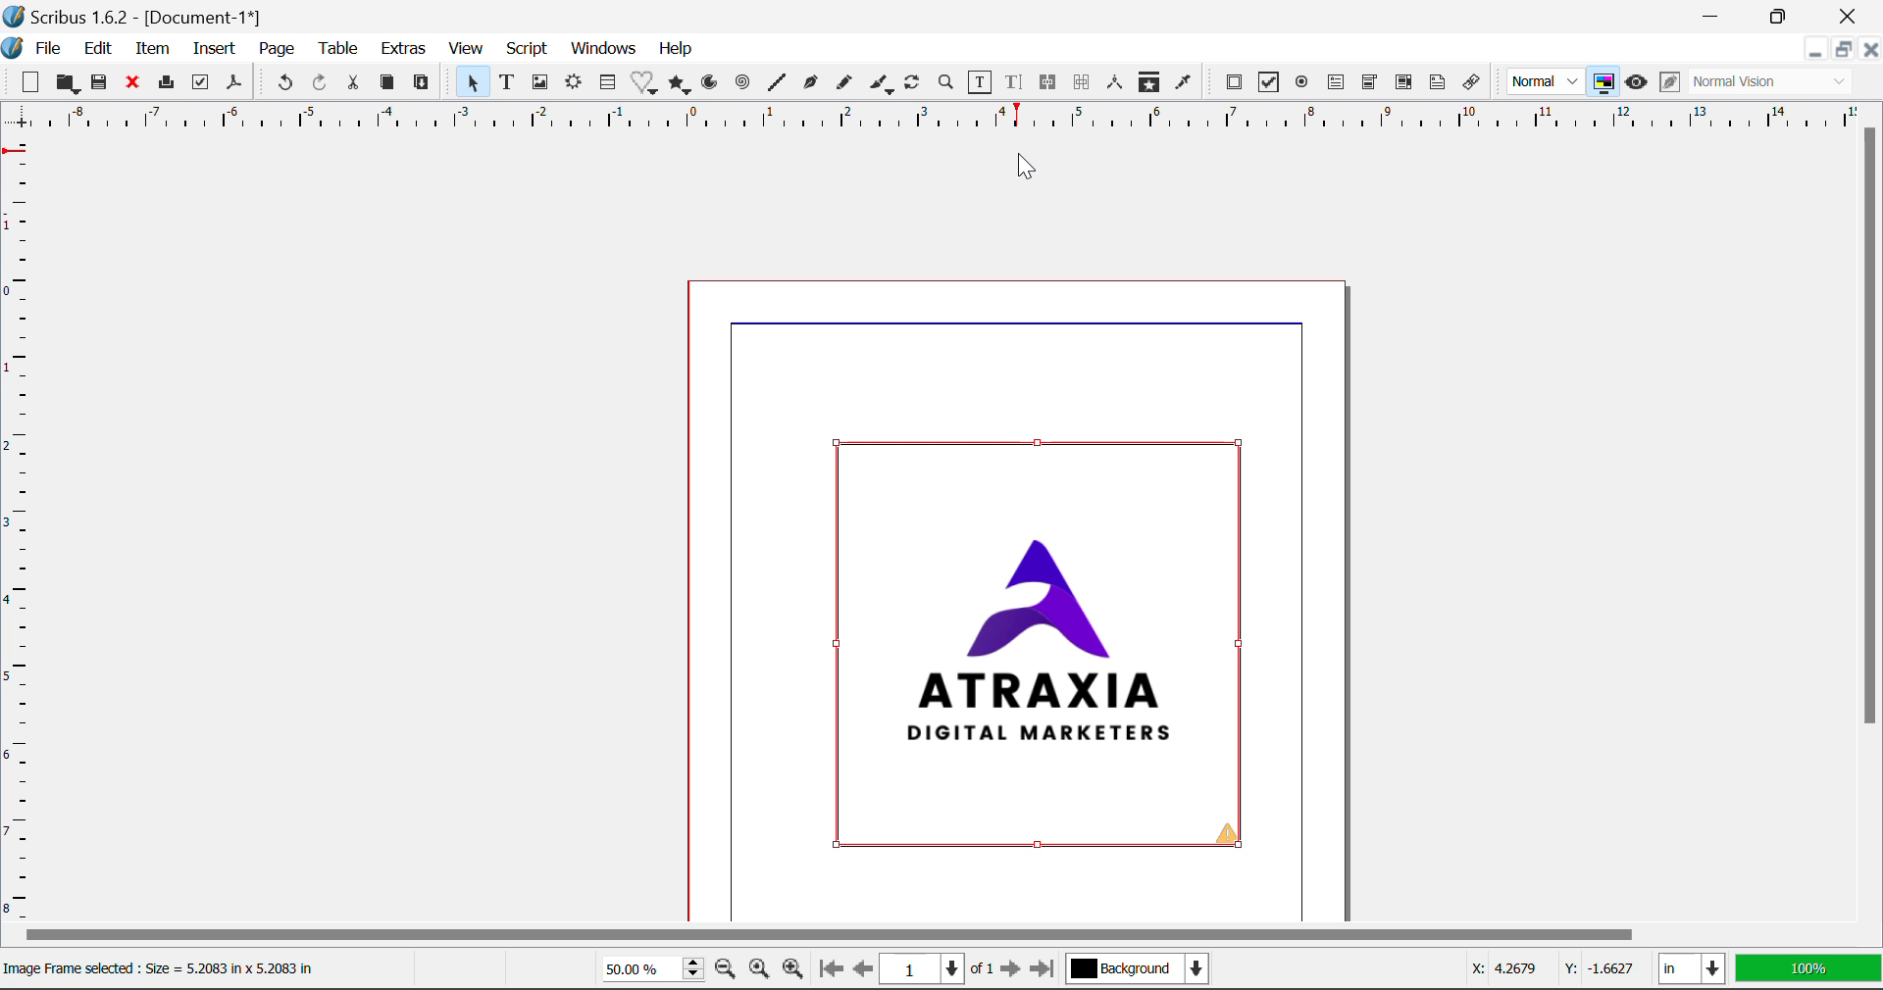 This screenshot has height=990, width=1883. Describe the element at coordinates (99, 84) in the screenshot. I see `Save` at that location.